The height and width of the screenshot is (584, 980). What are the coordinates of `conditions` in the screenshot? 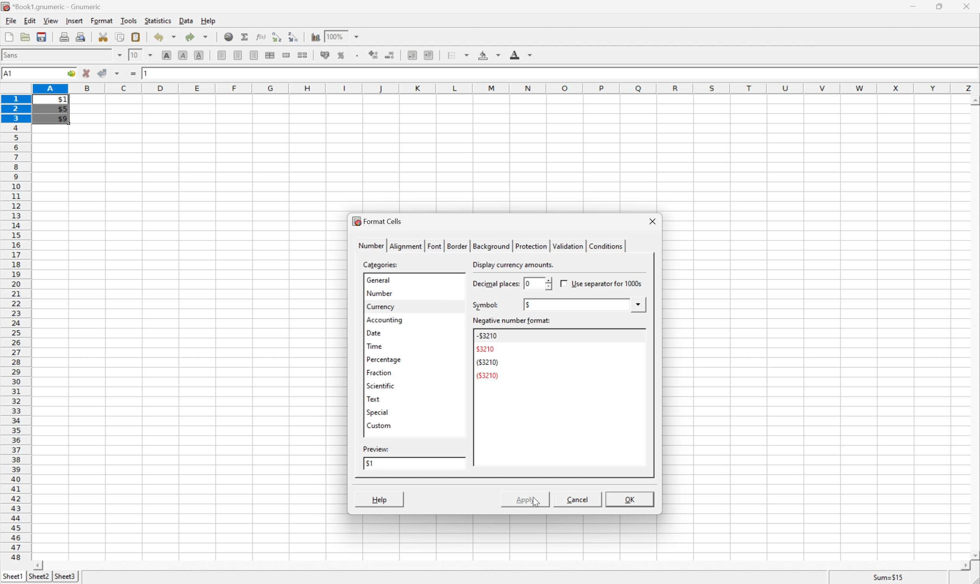 It's located at (604, 245).